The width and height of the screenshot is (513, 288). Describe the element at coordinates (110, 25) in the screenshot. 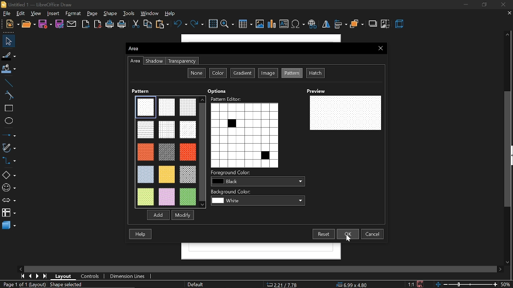

I see `print directly` at that location.